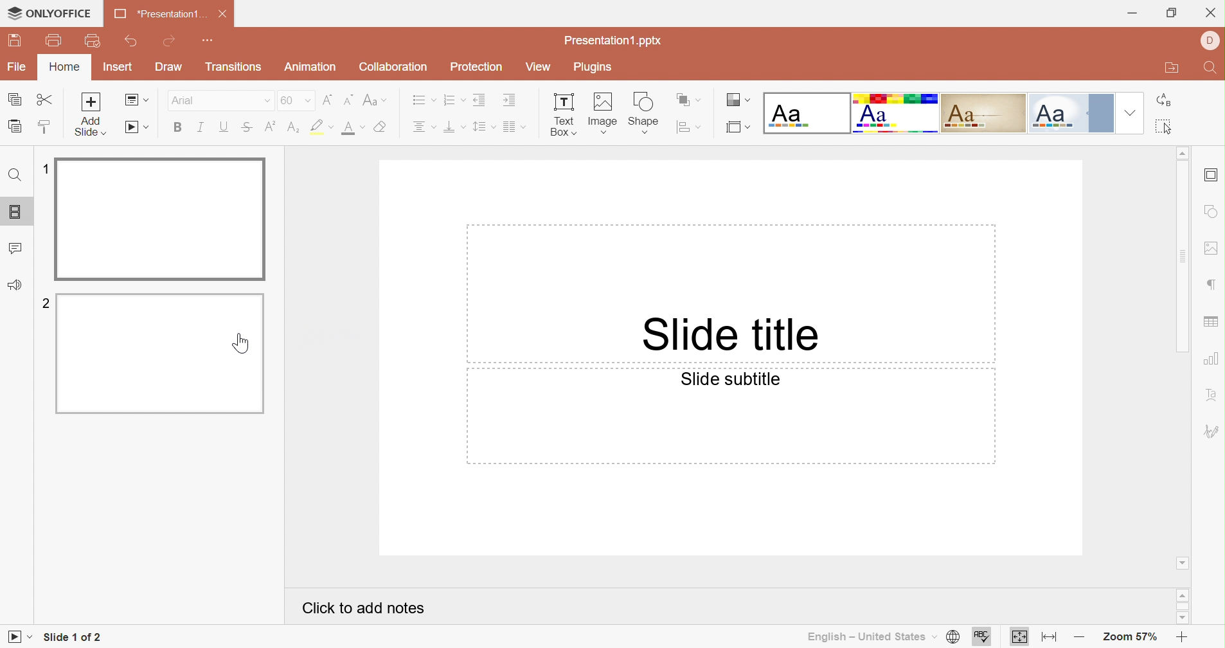 This screenshot has height=648, width=1225. I want to click on Click to add notes, so click(364, 609).